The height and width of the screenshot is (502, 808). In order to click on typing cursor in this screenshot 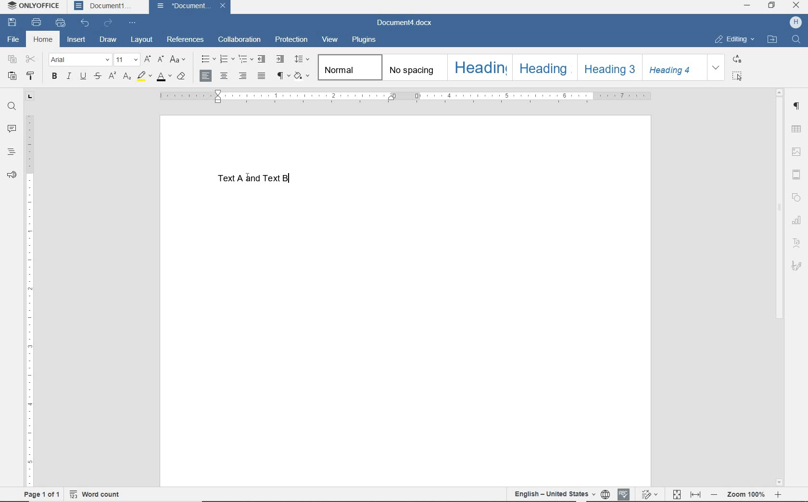, I will do `click(292, 176)`.